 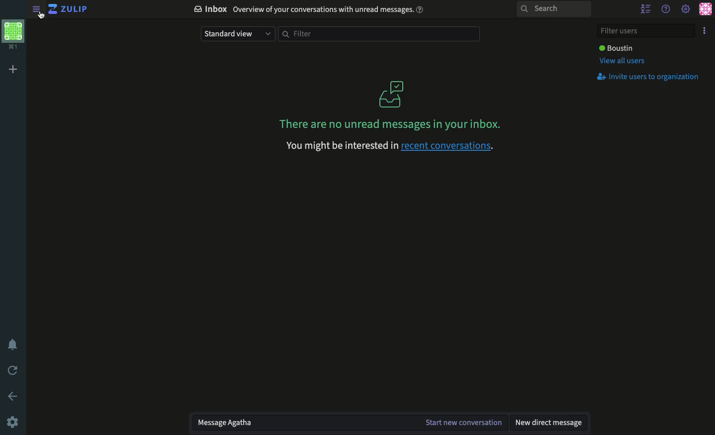 What do you see at coordinates (705, 30) in the screenshot?
I see `Options` at bounding box center [705, 30].